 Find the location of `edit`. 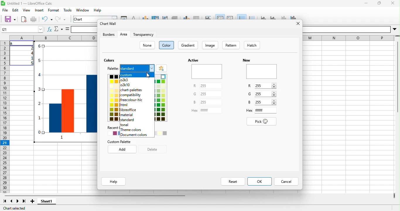

edit is located at coordinates (16, 10).